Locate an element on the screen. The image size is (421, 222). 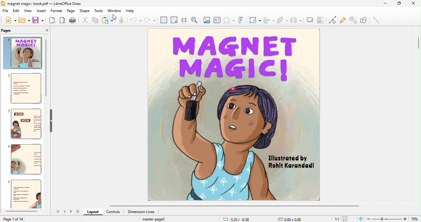
layout is located at coordinates (93, 212).